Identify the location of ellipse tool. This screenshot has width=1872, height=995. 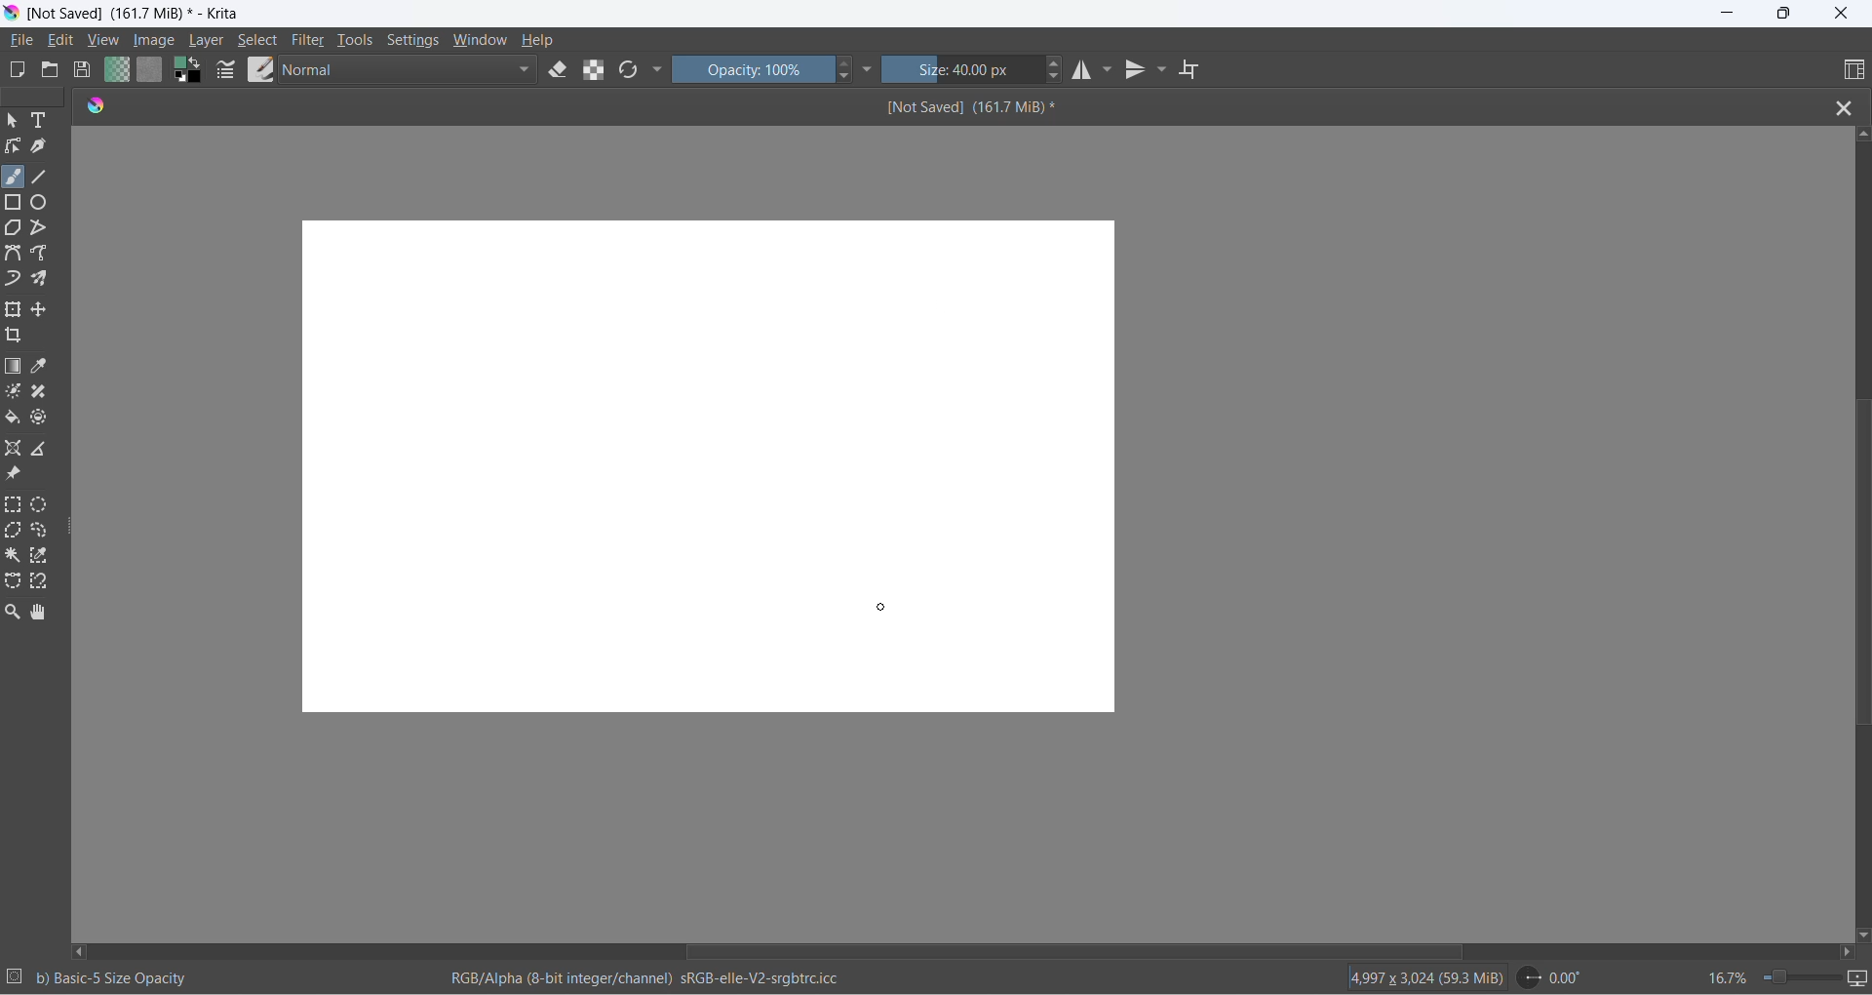
(40, 201).